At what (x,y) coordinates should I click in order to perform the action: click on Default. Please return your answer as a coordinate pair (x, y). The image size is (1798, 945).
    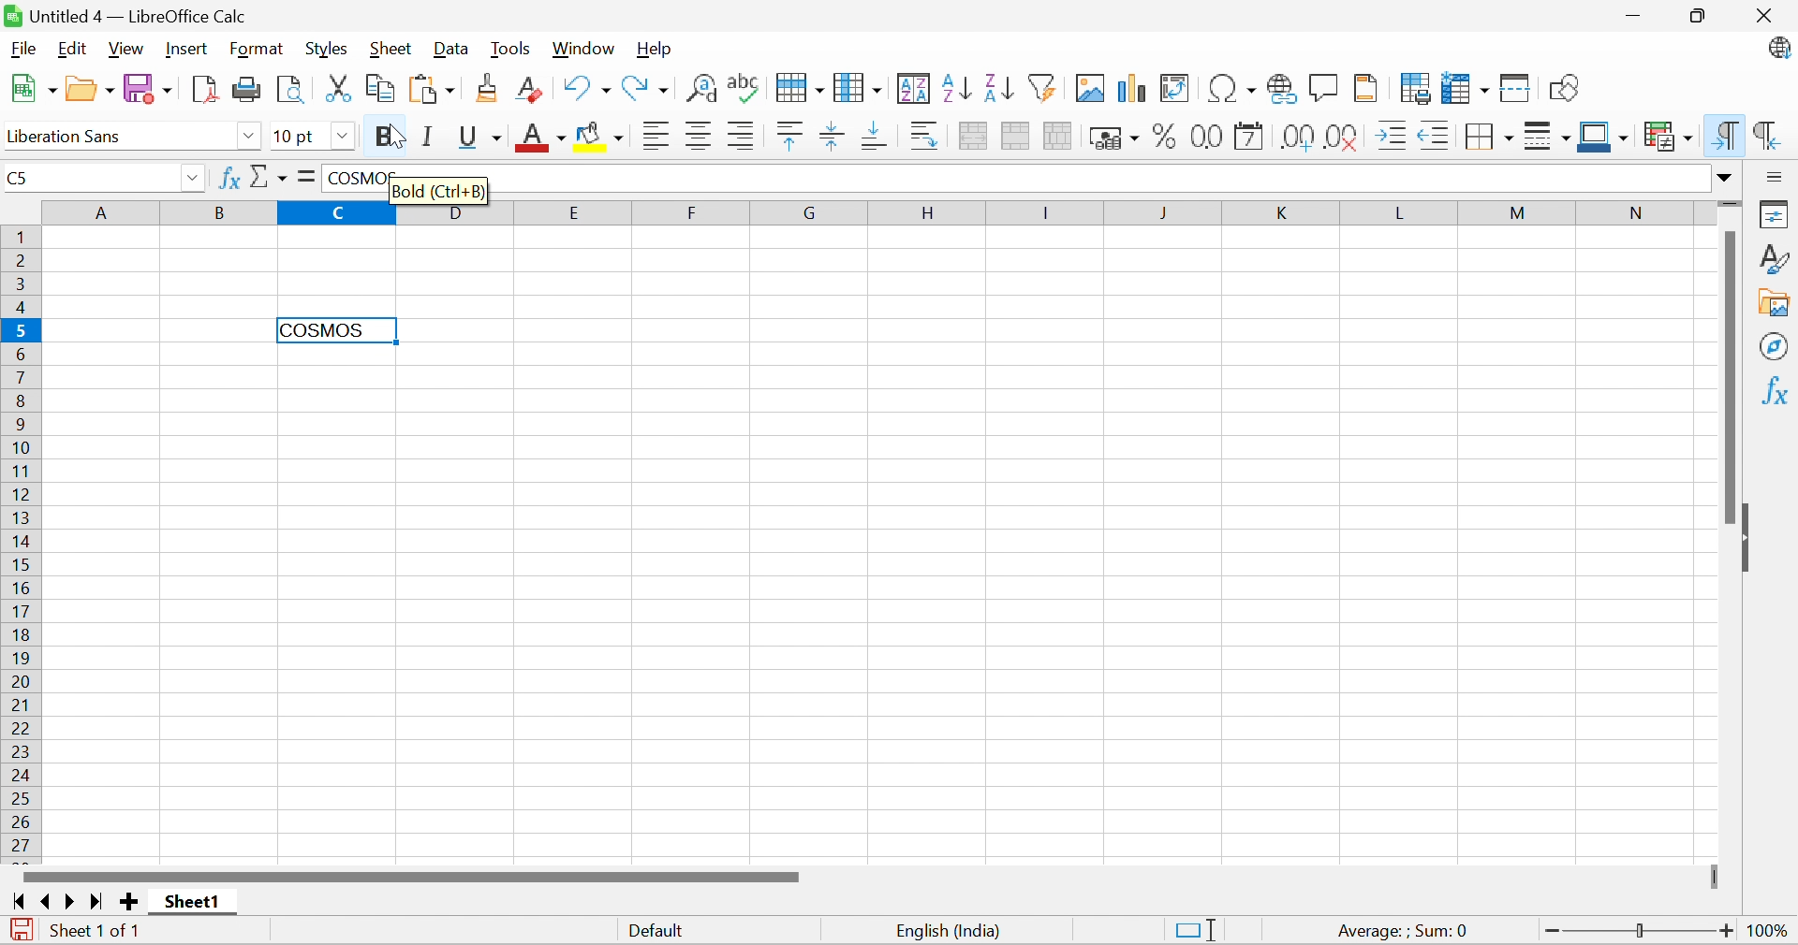
    Looking at the image, I should click on (656, 932).